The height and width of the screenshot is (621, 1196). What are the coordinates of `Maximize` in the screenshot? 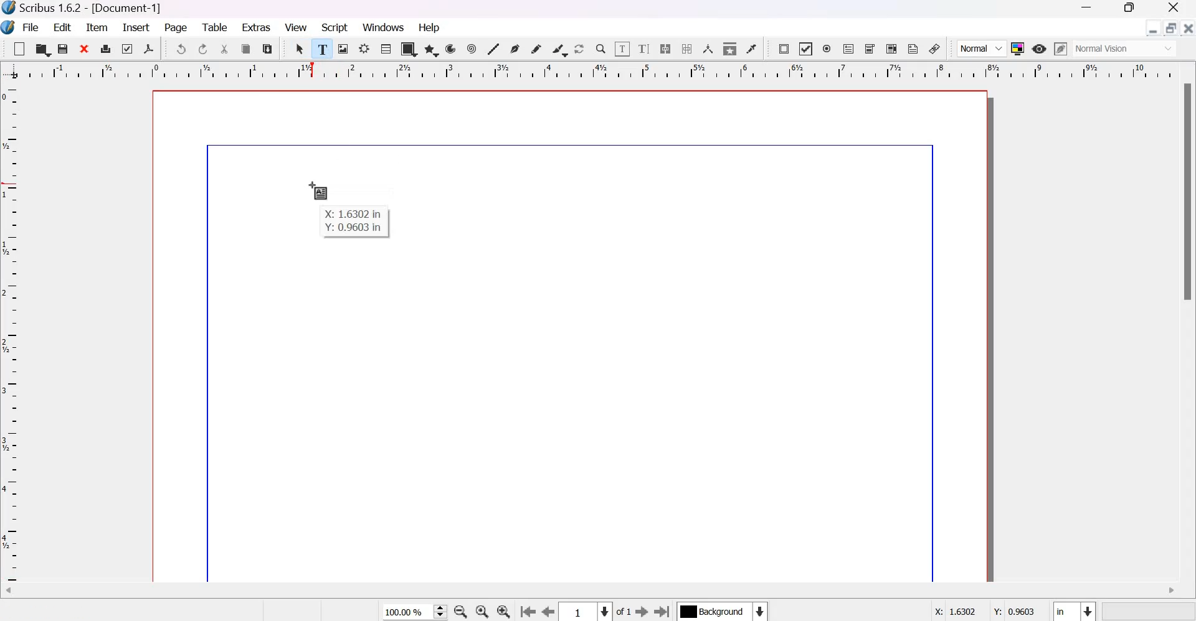 It's located at (1125, 9).